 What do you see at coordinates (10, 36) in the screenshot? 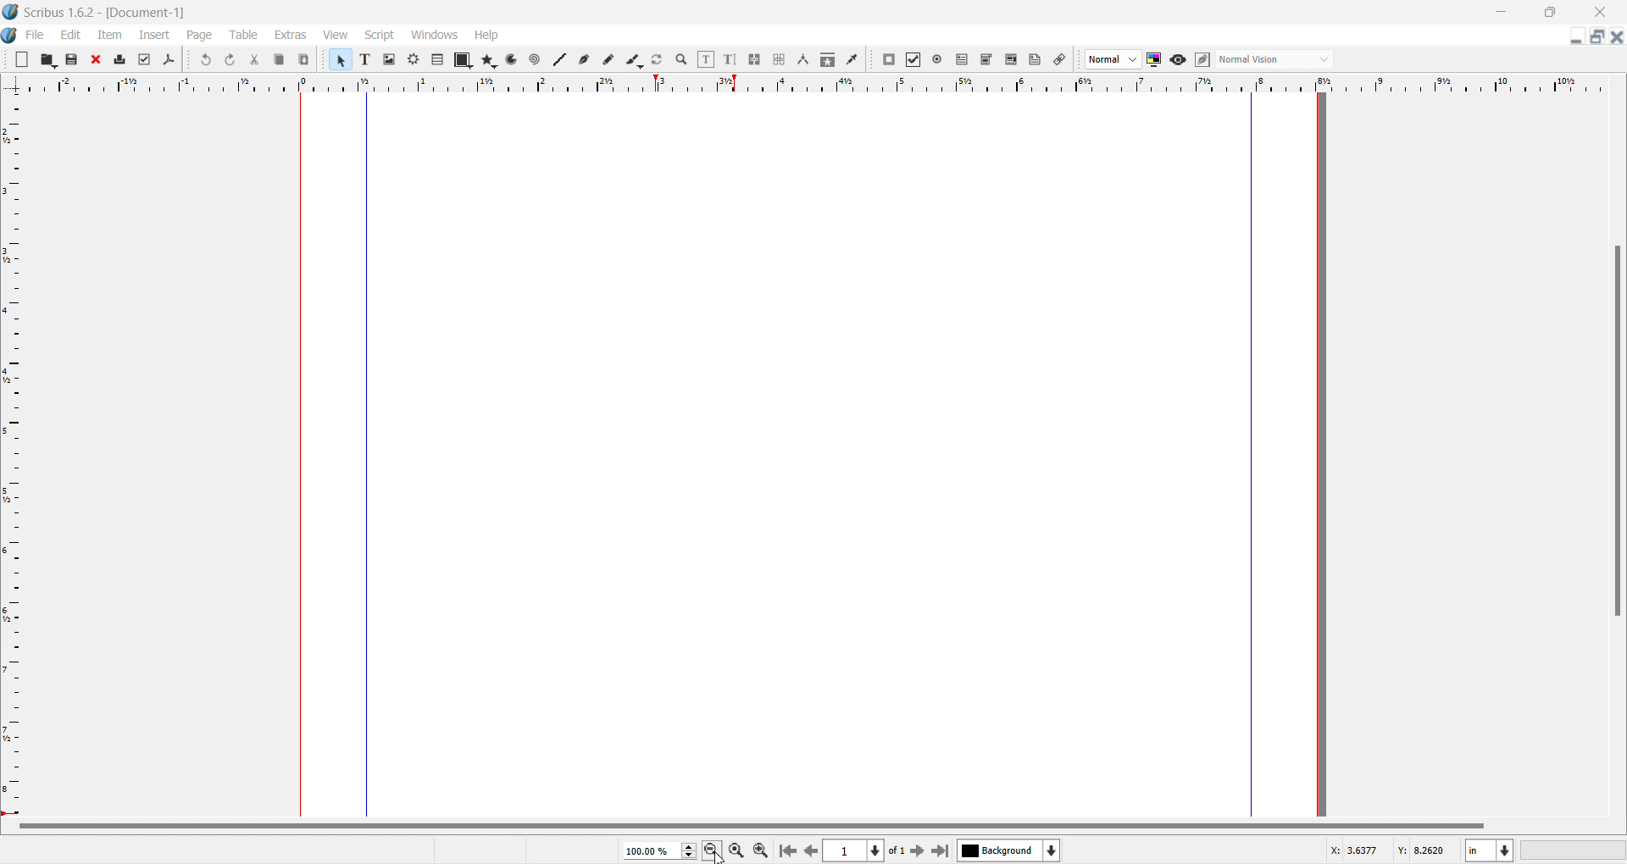
I see `Document Options` at bounding box center [10, 36].